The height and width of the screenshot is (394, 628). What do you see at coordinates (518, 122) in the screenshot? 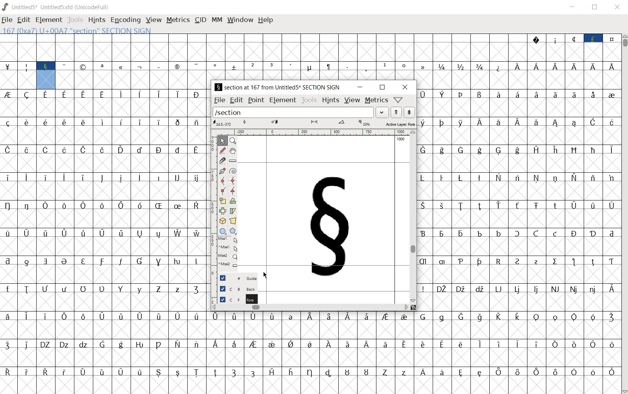
I see `special letters` at bounding box center [518, 122].